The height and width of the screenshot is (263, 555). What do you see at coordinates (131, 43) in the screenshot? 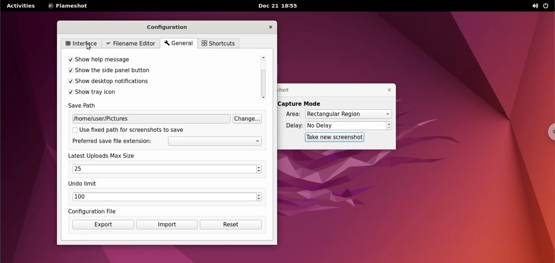
I see `filename editor` at bounding box center [131, 43].